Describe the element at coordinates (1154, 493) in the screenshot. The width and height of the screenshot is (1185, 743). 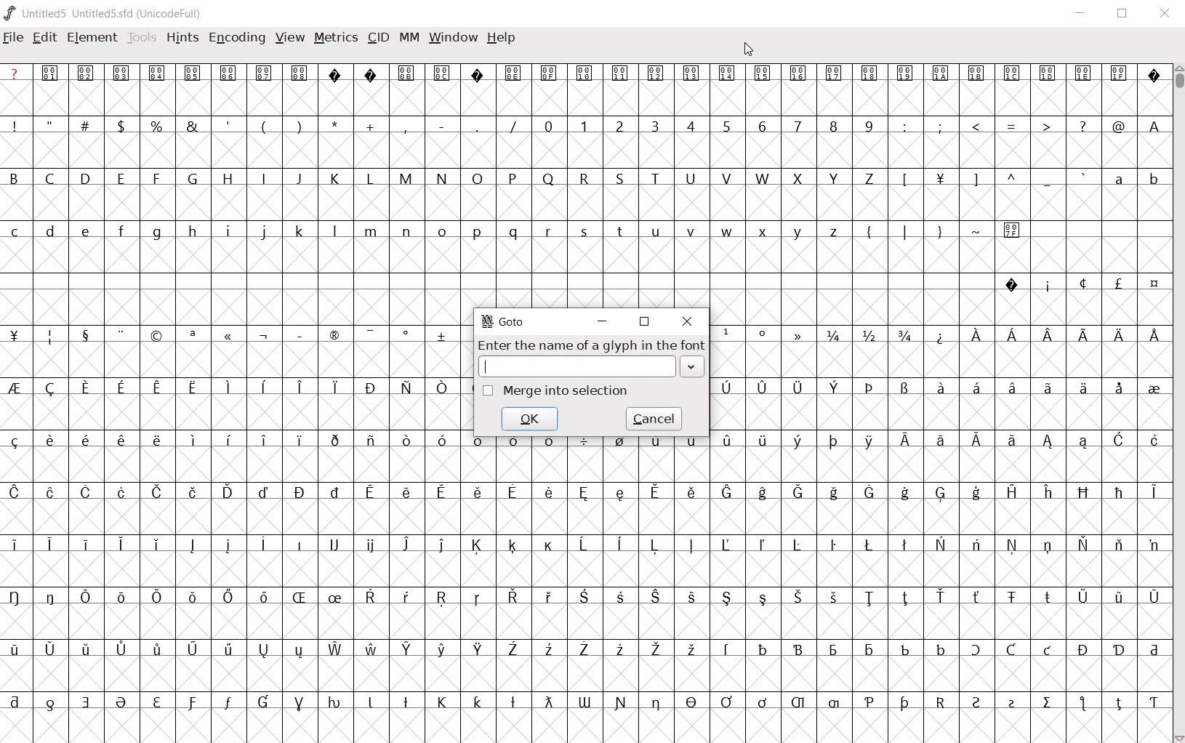
I see `Symbol` at that location.